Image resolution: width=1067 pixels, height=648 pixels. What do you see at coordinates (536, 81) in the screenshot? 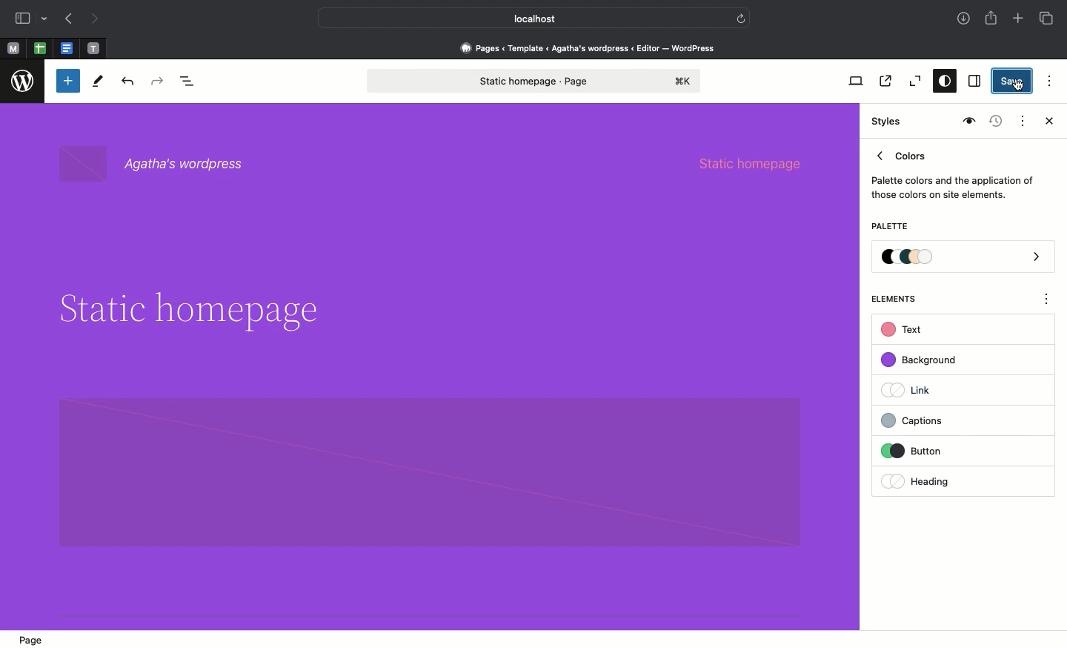
I see `Static homepage` at bounding box center [536, 81].